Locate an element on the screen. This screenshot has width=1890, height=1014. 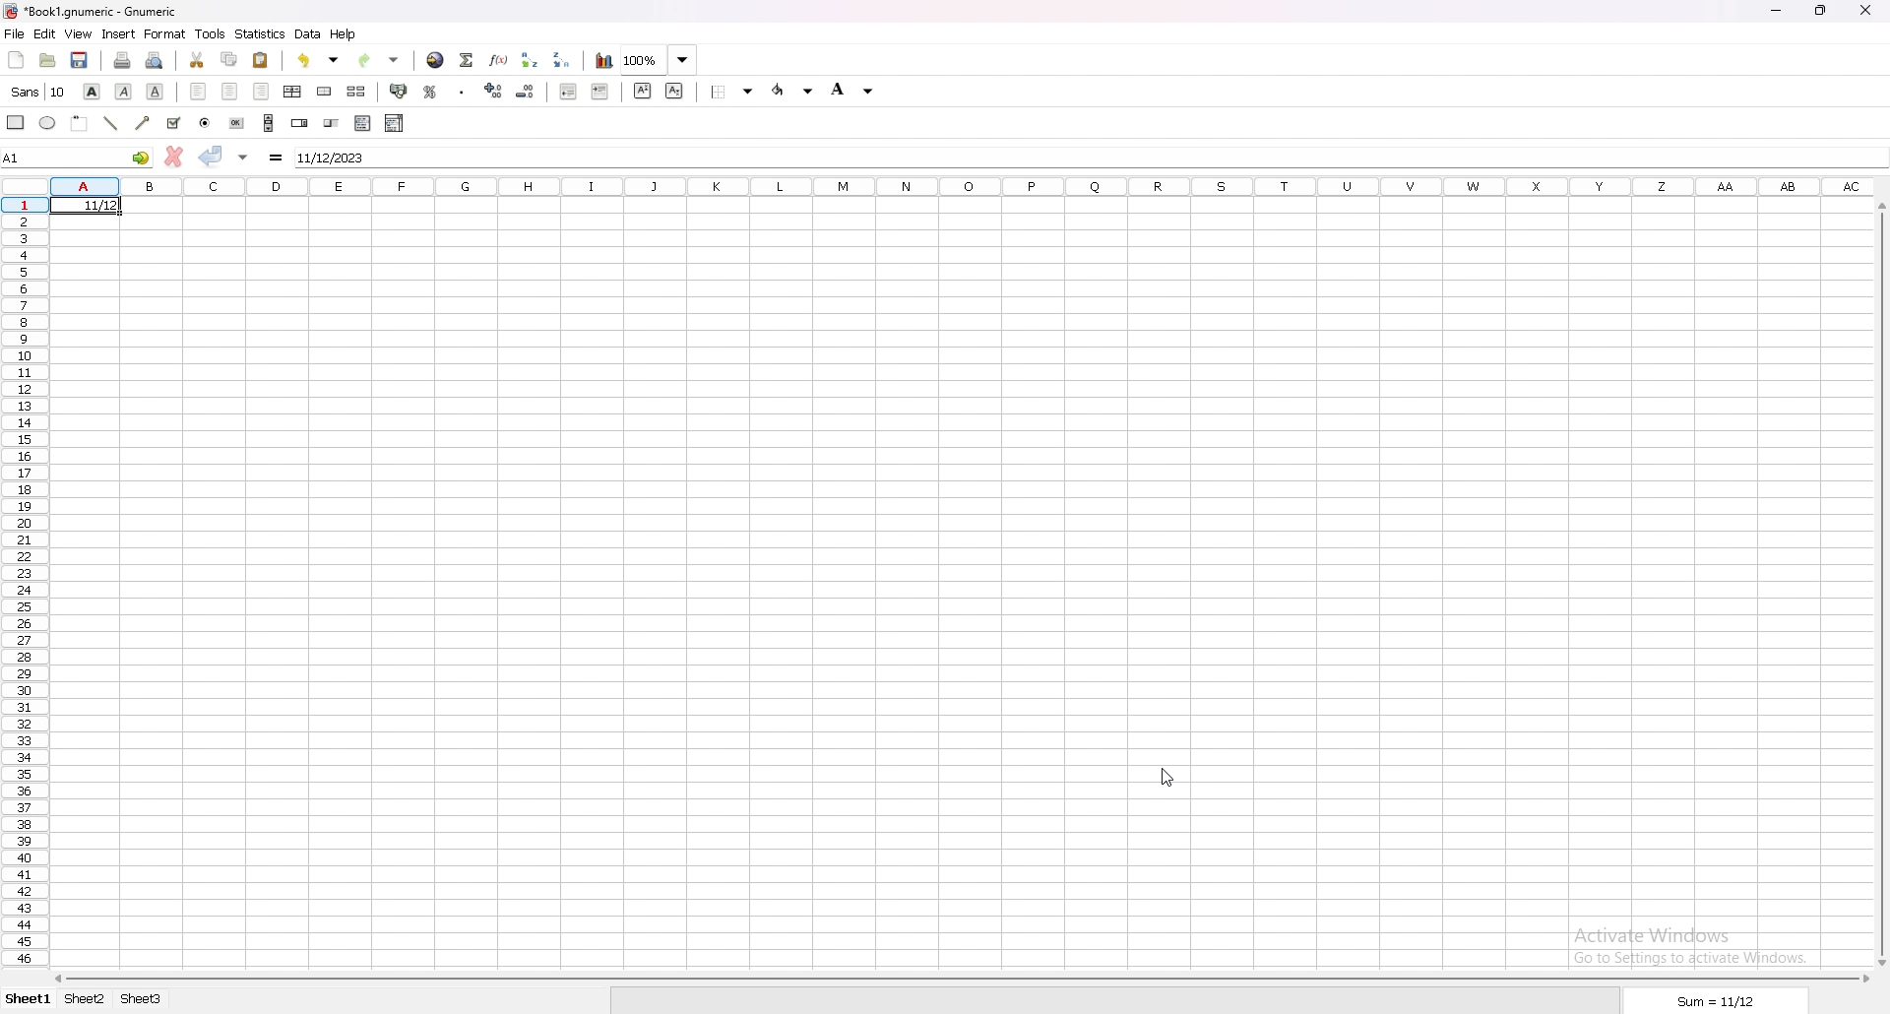
accounting is located at coordinates (399, 91).